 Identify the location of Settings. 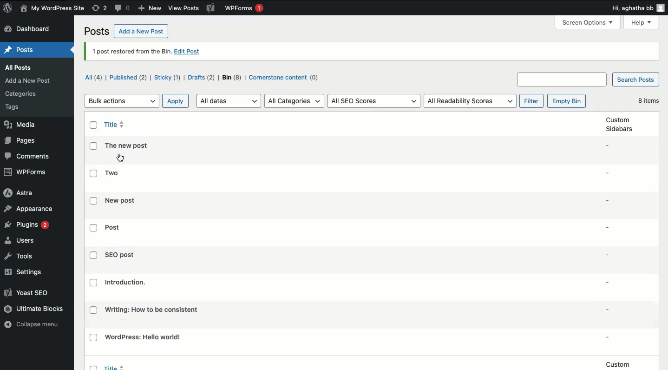
(26, 271).